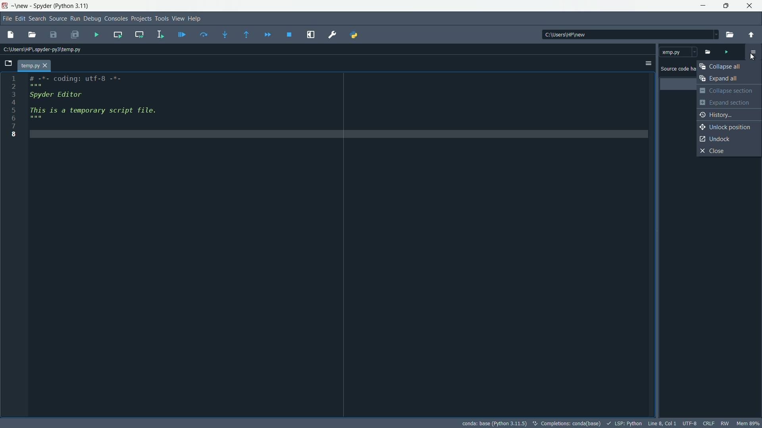  Describe the element at coordinates (750, 6) in the screenshot. I see `close app` at that location.